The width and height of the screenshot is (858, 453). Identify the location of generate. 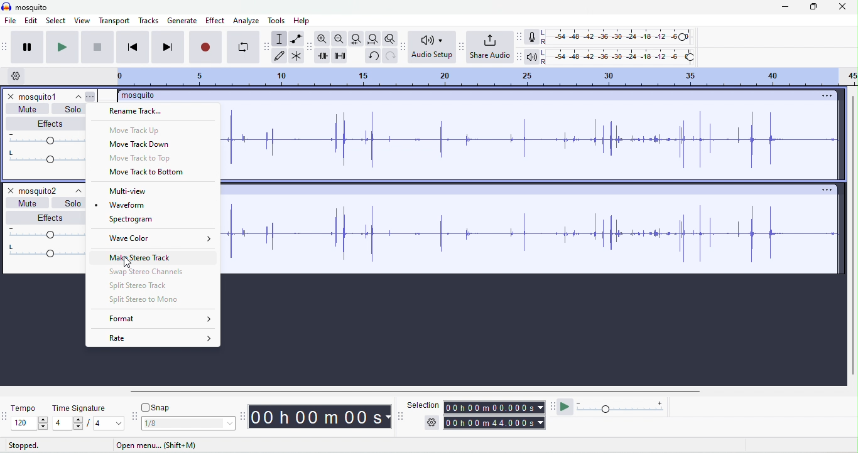
(183, 21).